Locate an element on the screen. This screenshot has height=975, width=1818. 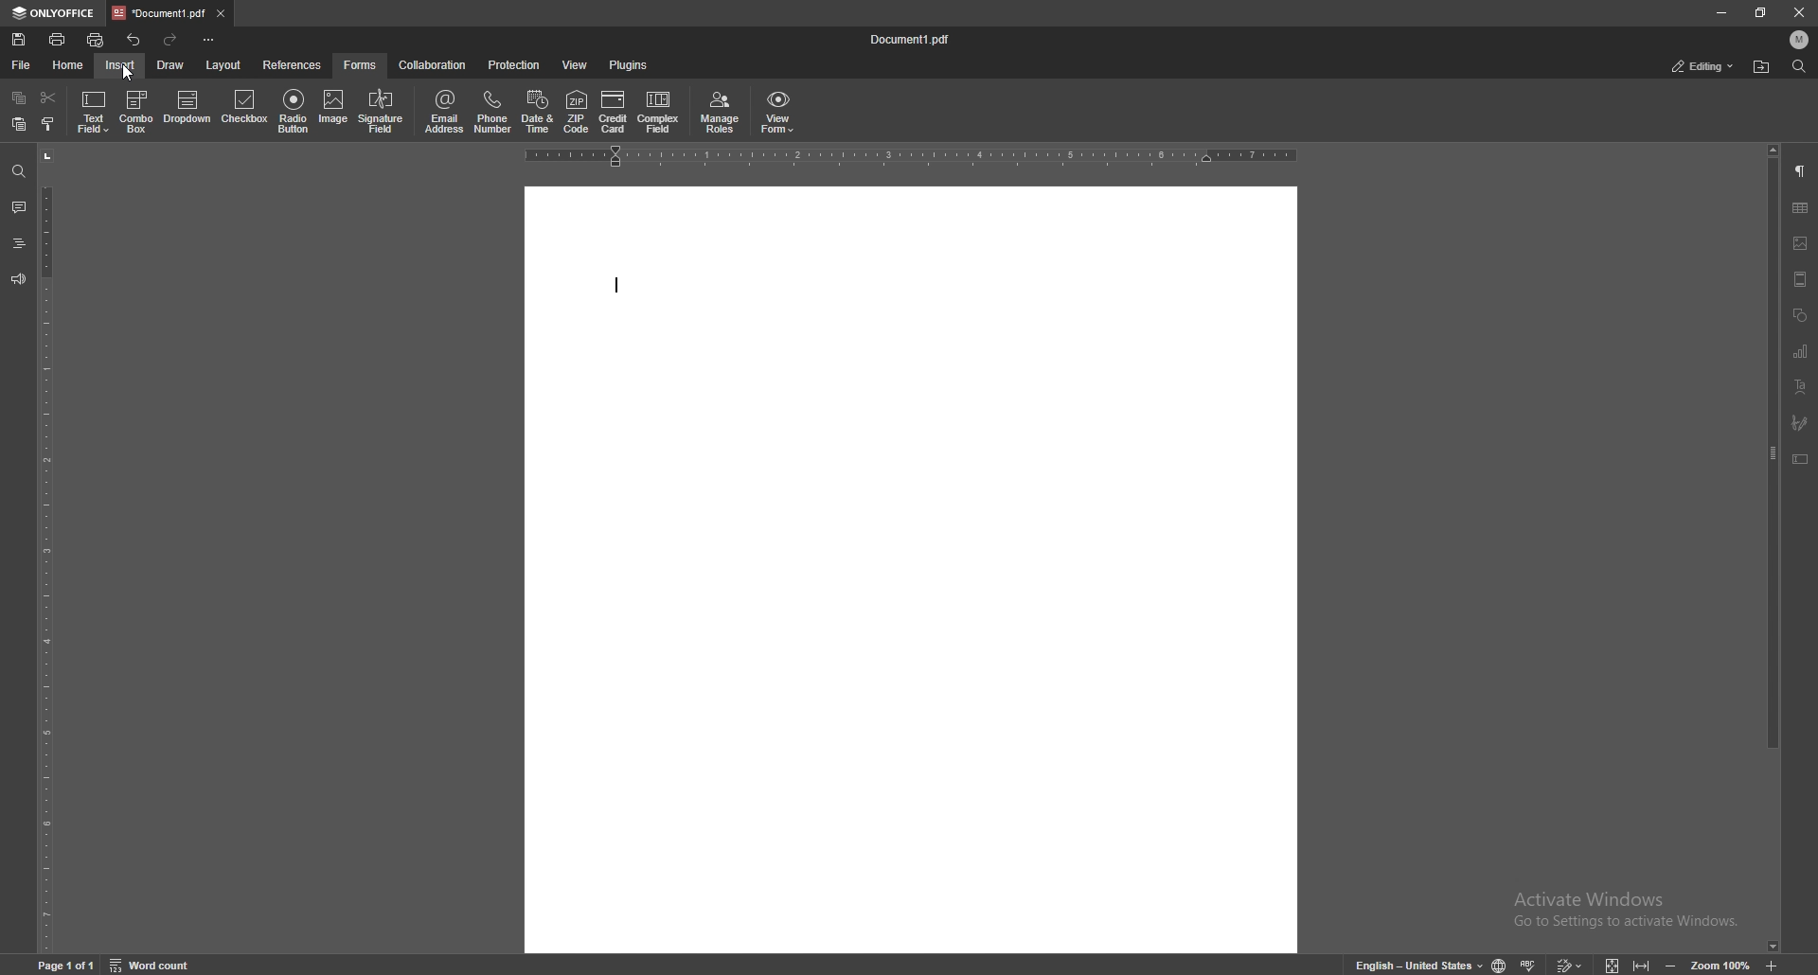
quick print is located at coordinates (97, 40).